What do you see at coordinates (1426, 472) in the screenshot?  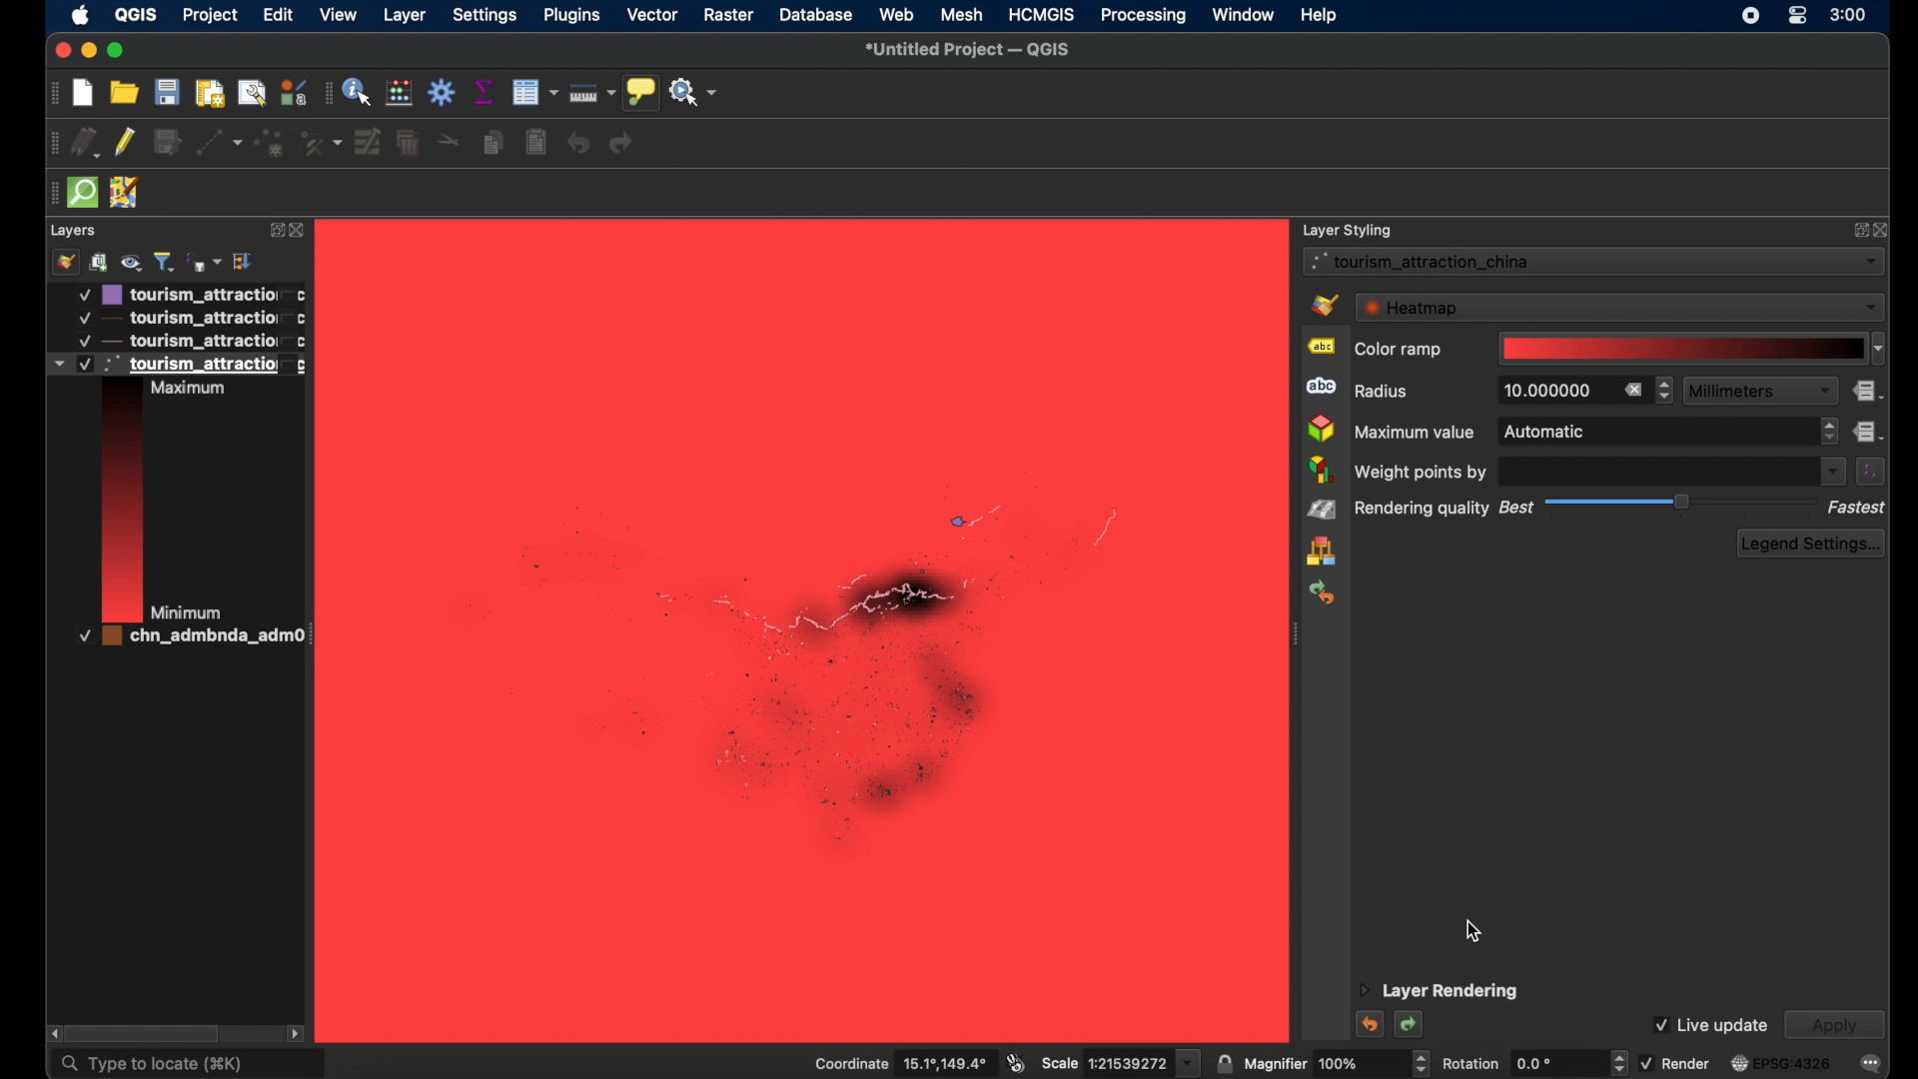 I see `weight points by` at bounding box center [1426, 472].